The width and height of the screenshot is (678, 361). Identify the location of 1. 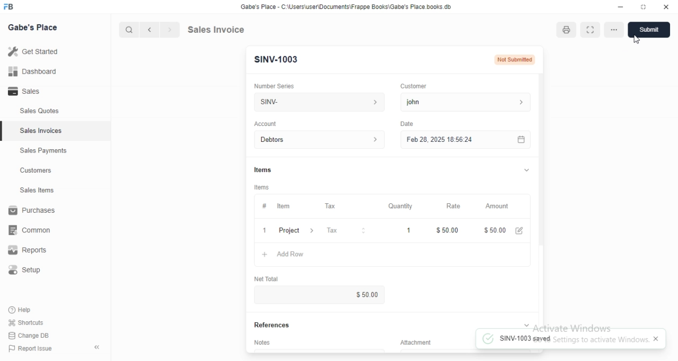
(409, 230).